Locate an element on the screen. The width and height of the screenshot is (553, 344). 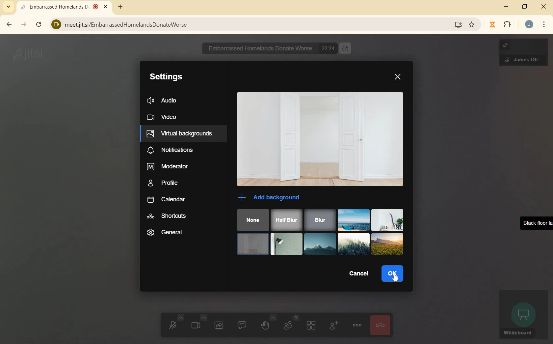
none is located at coordinates (253, 220).